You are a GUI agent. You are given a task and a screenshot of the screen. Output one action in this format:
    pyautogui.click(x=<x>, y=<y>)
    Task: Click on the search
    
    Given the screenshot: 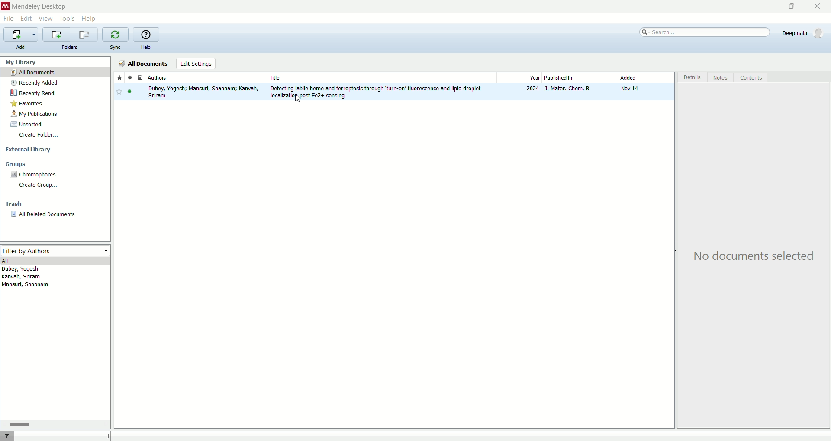 What is the action you would take?
    pyautogui.click(x=705, y=31)
    